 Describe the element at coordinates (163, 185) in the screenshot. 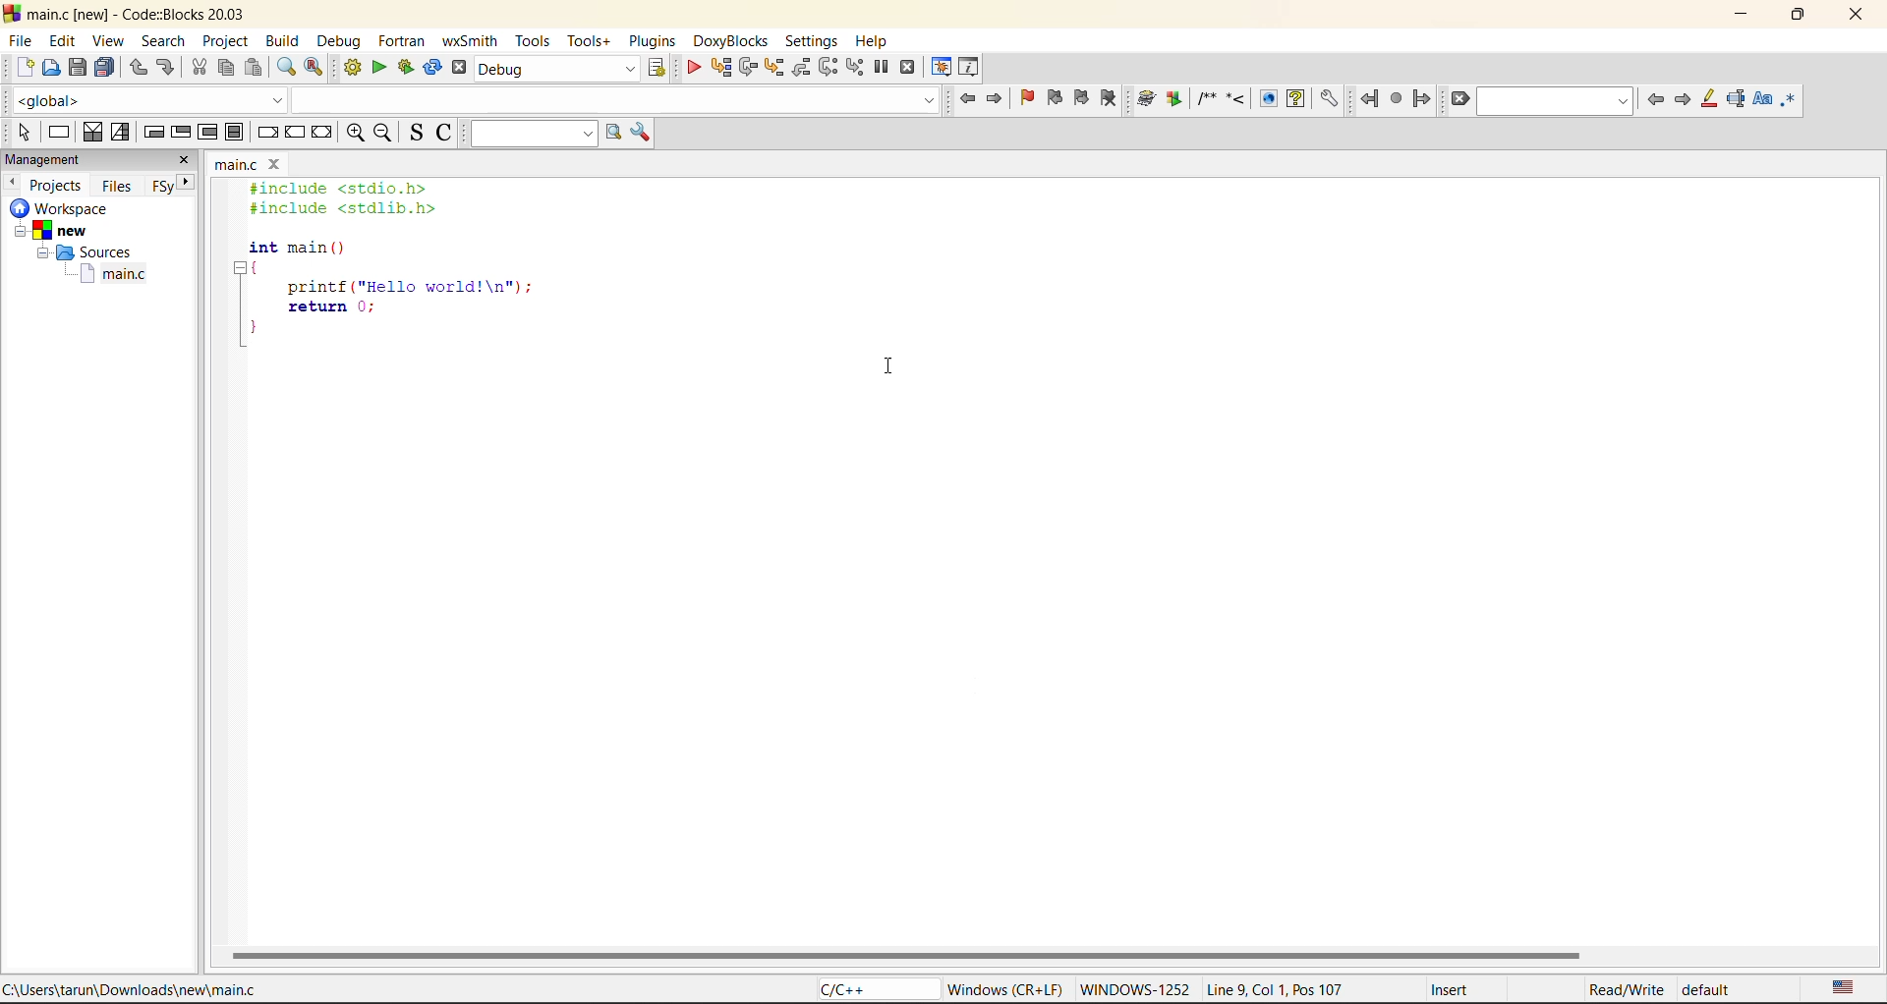

I see `FSy` at that location.